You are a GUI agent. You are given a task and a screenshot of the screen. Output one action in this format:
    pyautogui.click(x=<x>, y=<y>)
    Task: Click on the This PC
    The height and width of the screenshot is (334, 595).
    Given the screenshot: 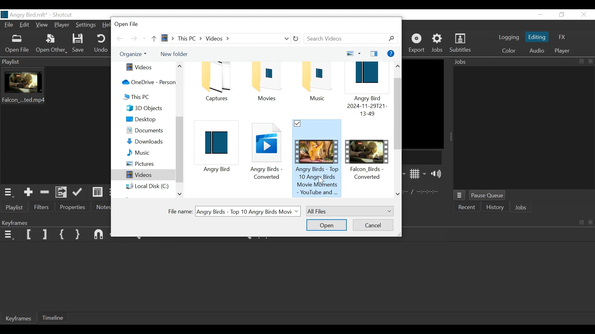 What is the action you would take?
    pyautogui.click(x=147, y=96)
    